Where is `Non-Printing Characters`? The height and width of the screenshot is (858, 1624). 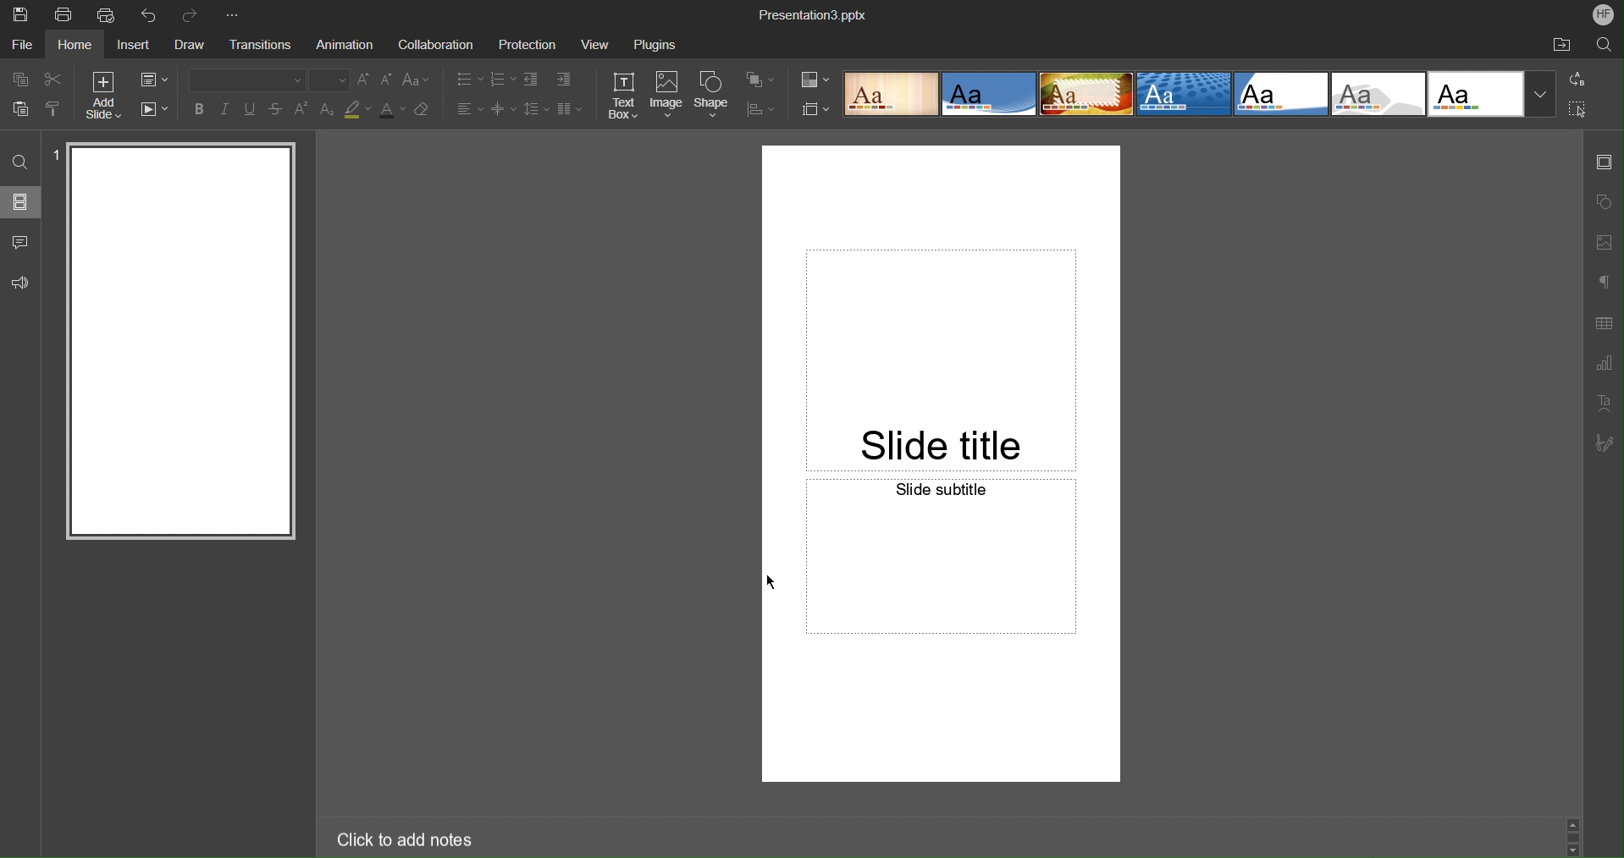
Non-Printing Characters is located at coordinates (1604, 281).